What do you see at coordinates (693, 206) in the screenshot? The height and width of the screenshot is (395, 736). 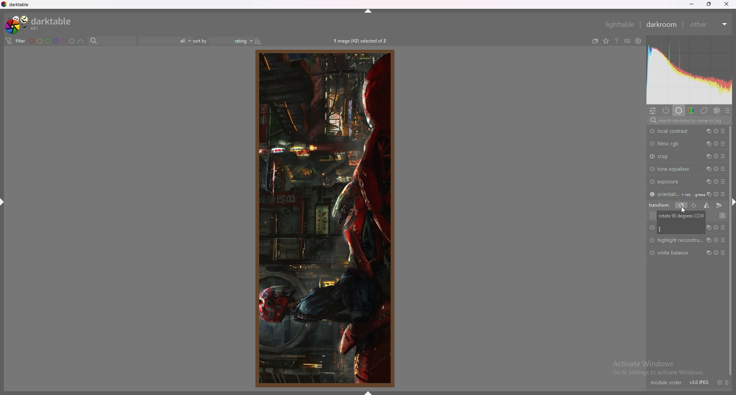 I see `flip clockwise` at bounding box center [693, 206].